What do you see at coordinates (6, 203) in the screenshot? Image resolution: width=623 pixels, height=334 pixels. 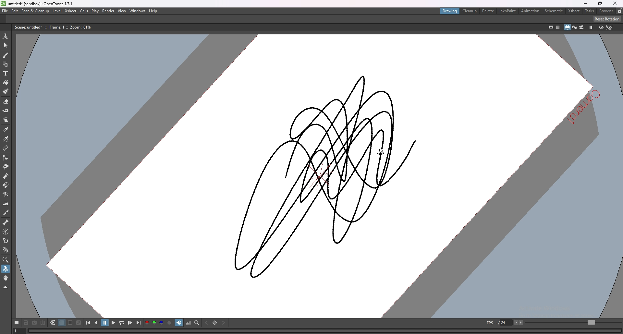 I see `iron` at bounding box center [6, 203].